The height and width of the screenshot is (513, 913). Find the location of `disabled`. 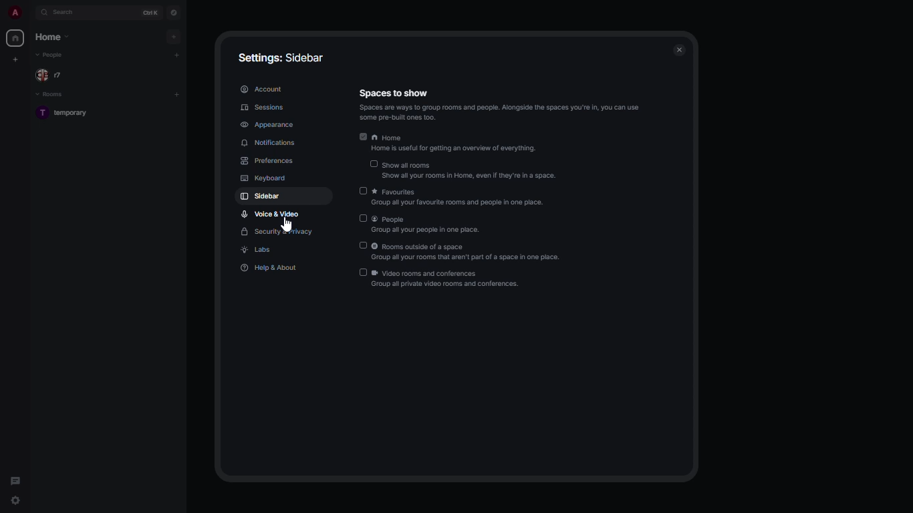

disabled is located at coordinates (362, 272).